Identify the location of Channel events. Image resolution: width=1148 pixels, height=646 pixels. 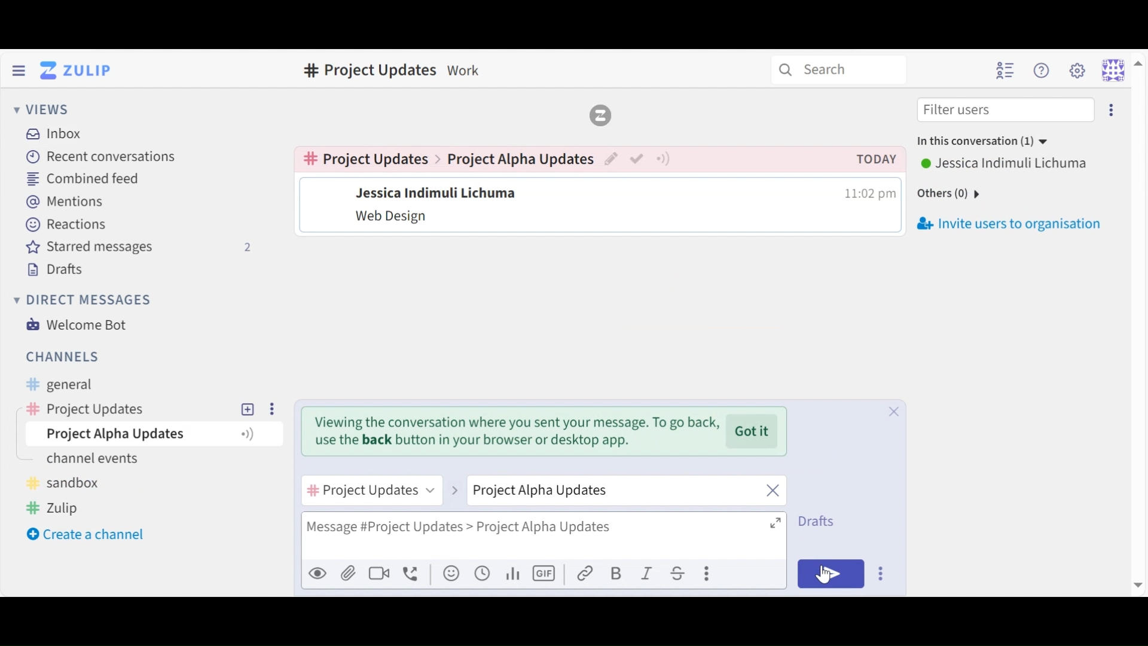
(94, 456).